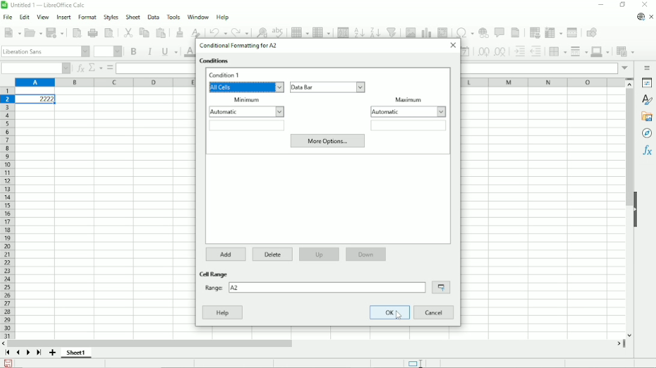  What do you see at coordinates (46, 5) in the screenshot?
I see `Untitled 1 - LibreOffice Calc` at bounding box center [46, 5].